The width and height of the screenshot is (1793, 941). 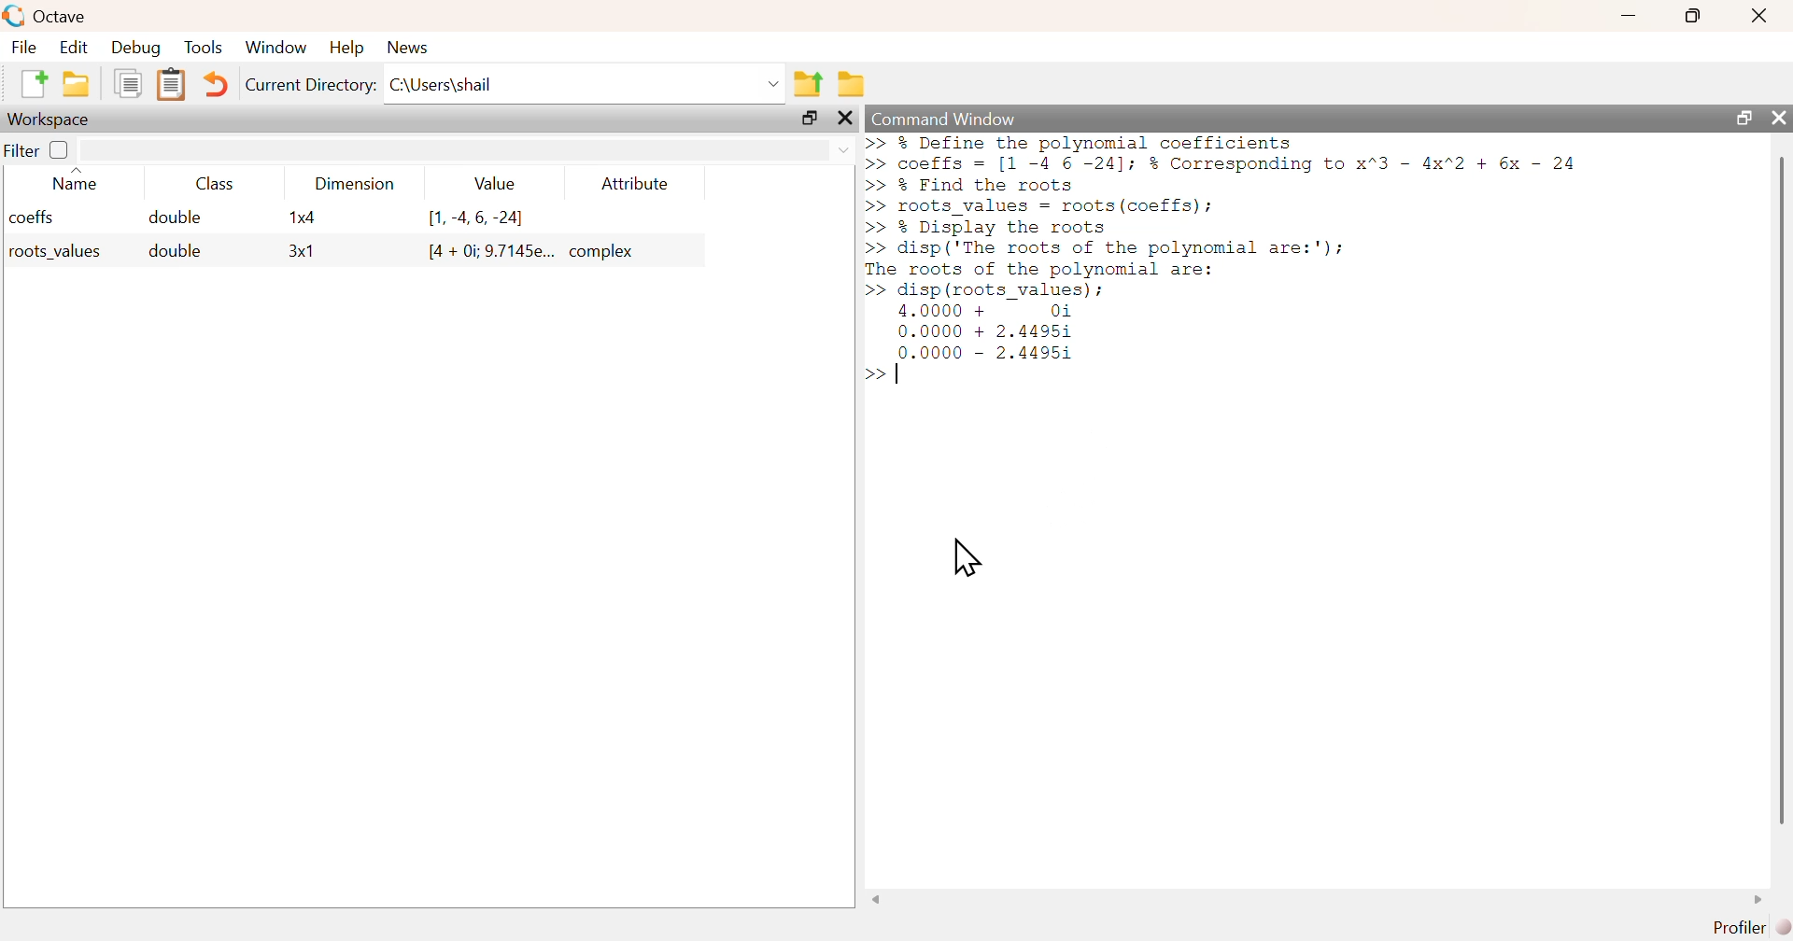 I want to click on New file, so click(x=31, y=84).